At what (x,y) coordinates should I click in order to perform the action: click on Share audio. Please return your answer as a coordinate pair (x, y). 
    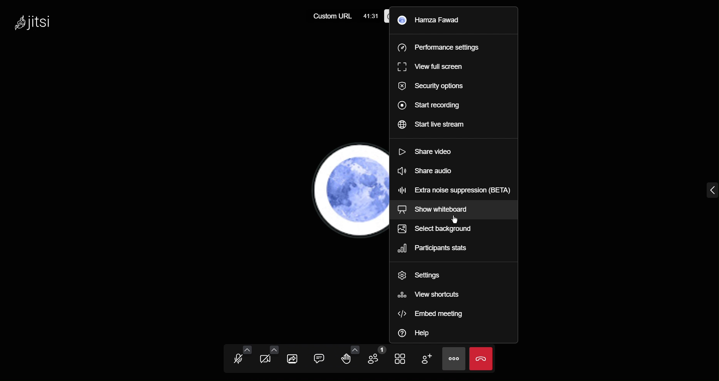
    Looking at the image, I should click on (428, 172).